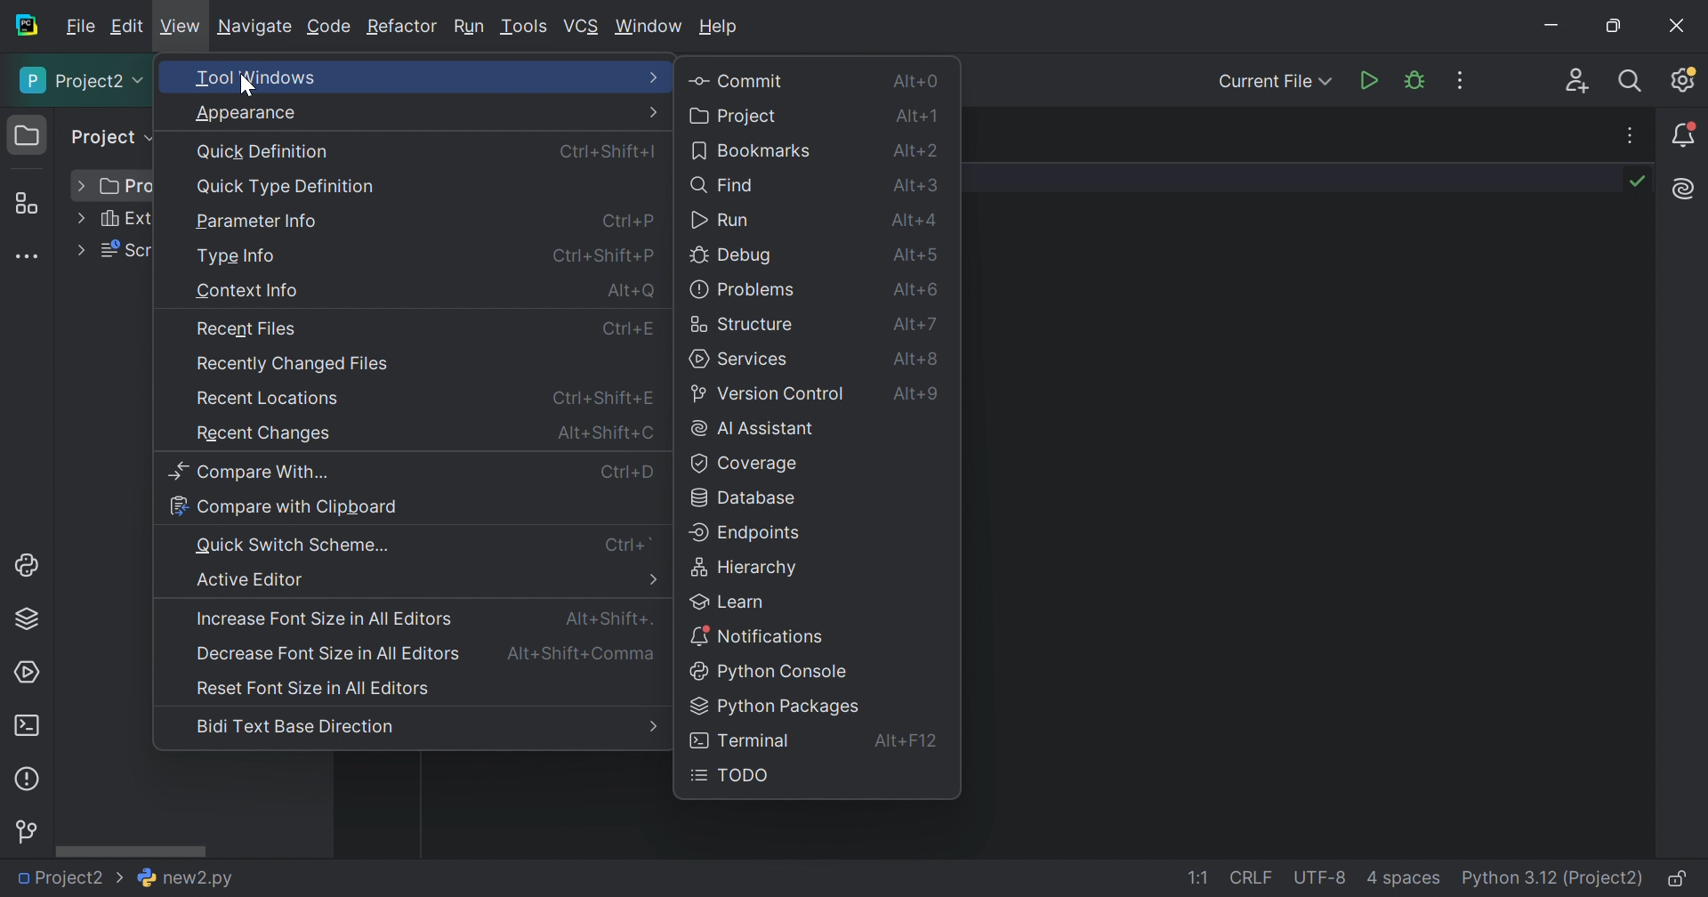 Image resolution: width=1708 pixels, height=897 pixels. I want to click on Minimize, so click(1553, 25).